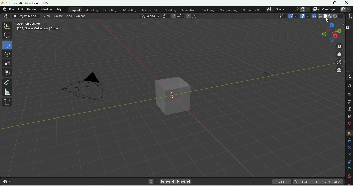  I want to click on Rendering, so click(207, 10).